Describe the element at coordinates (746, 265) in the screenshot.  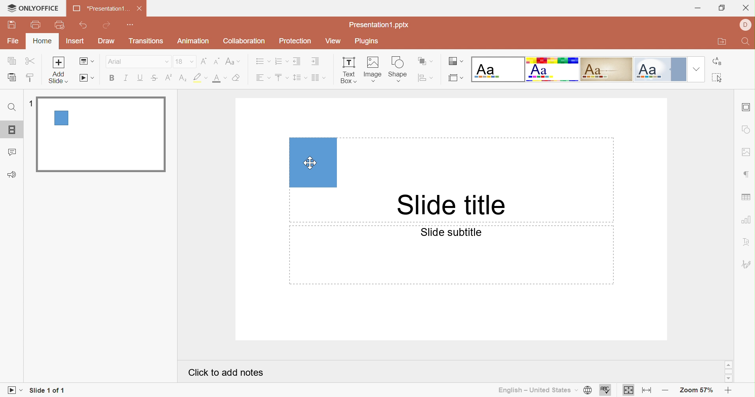
I see `Signature settings` at that location.